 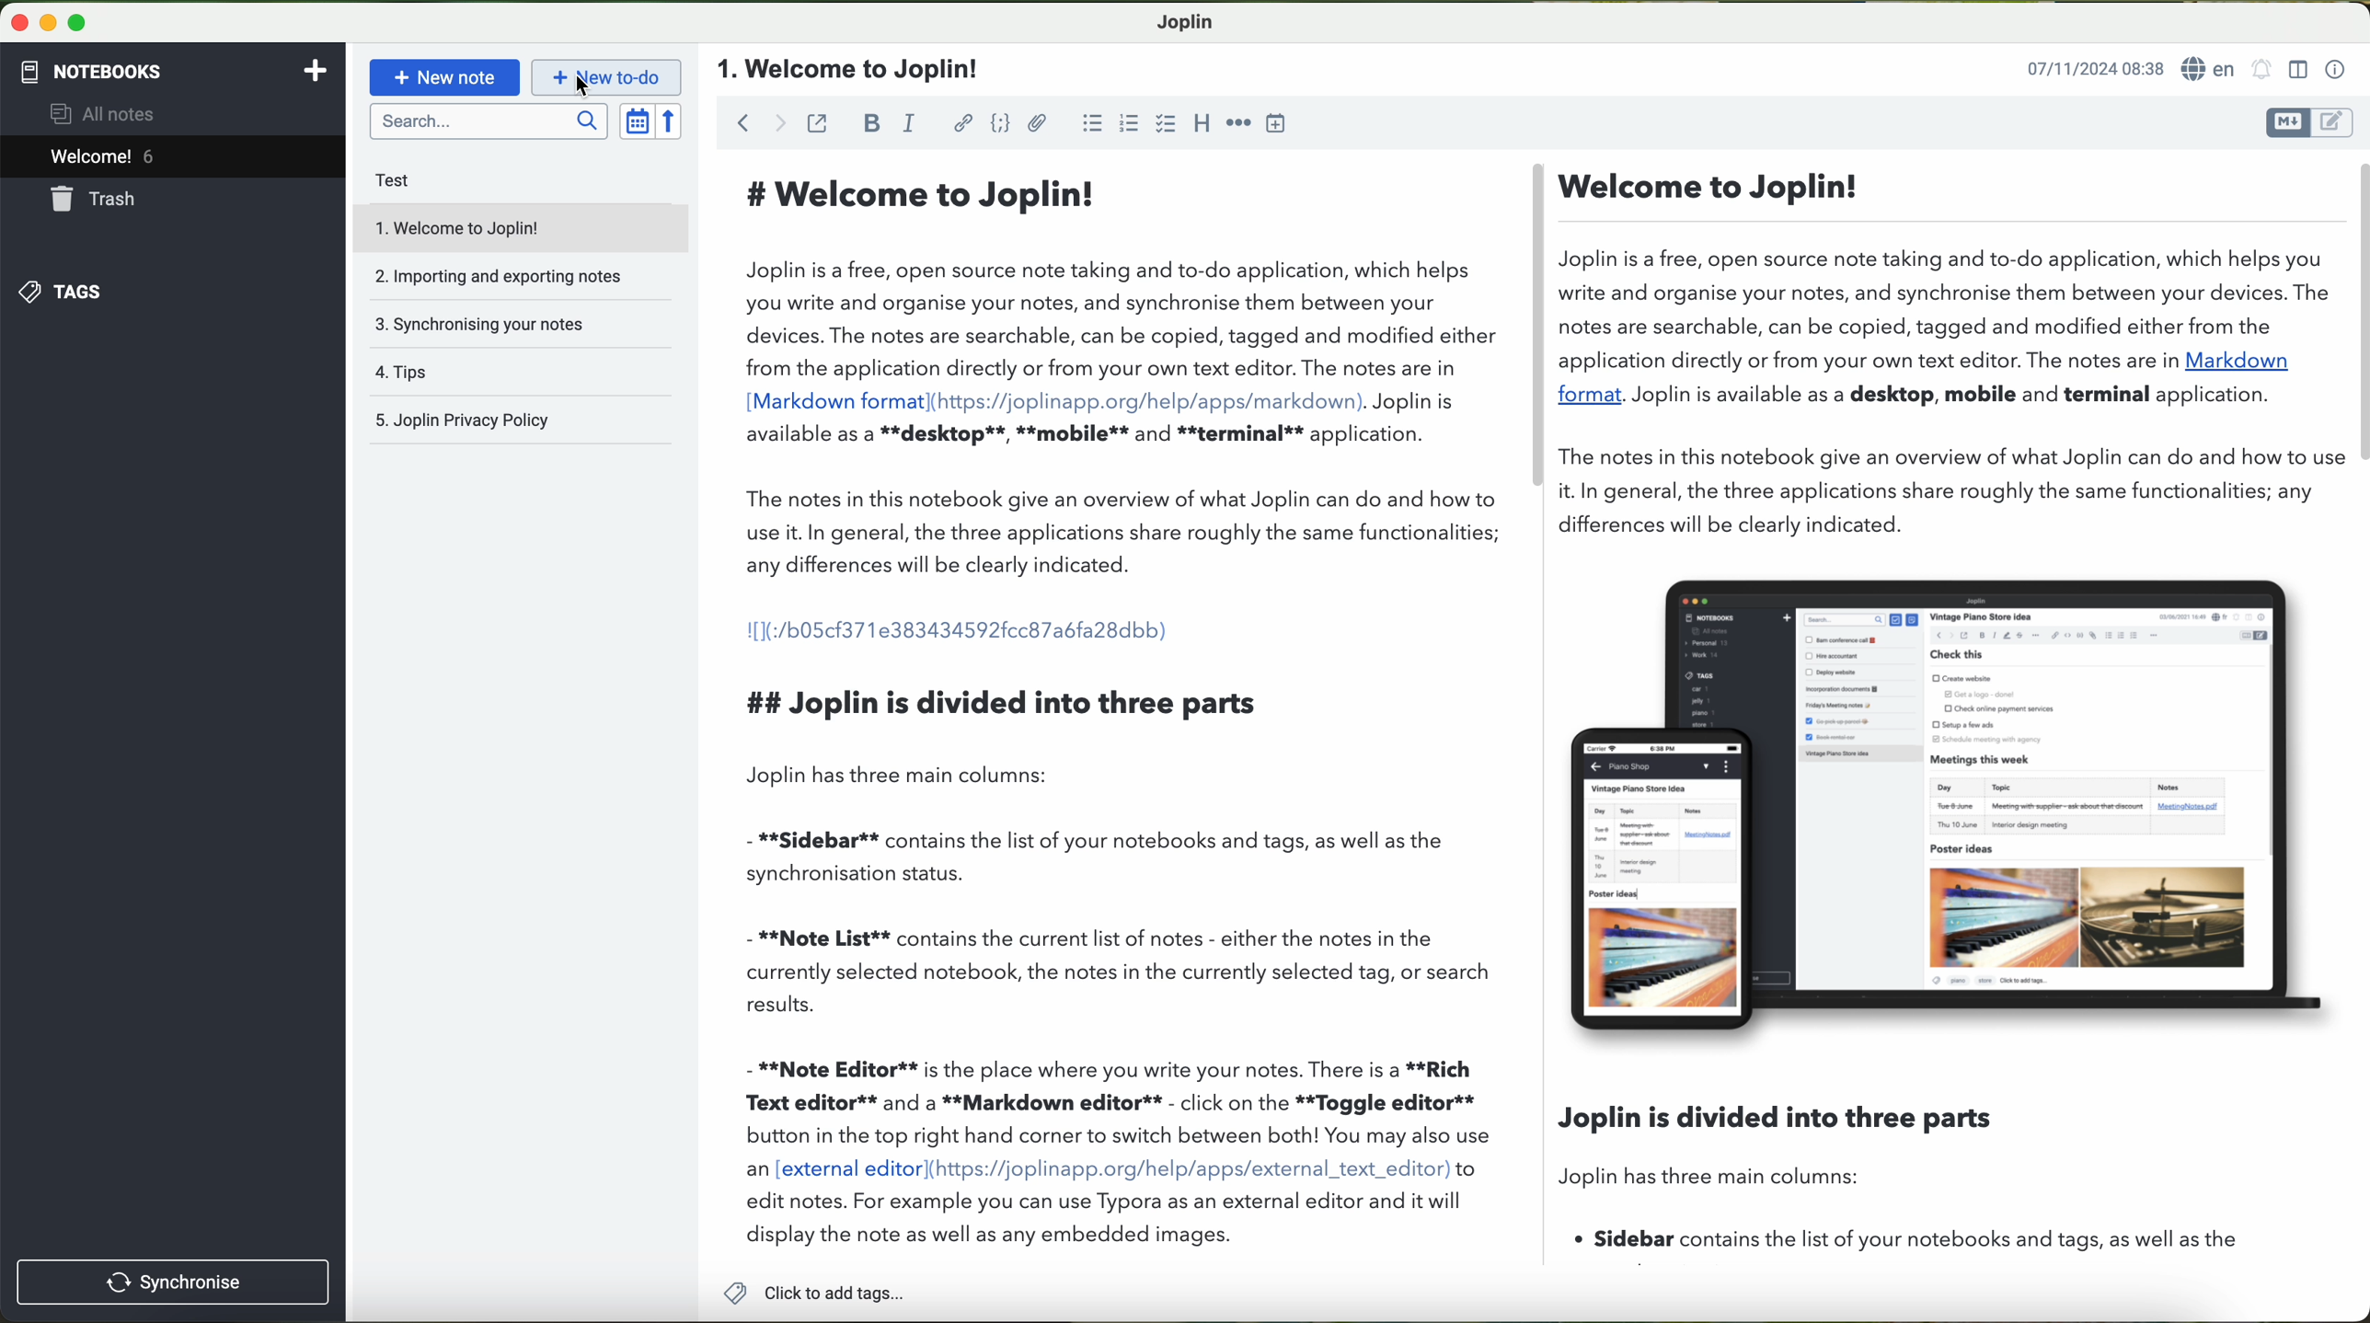 I want to click on notebooks tab, so click(x=173, y=72).